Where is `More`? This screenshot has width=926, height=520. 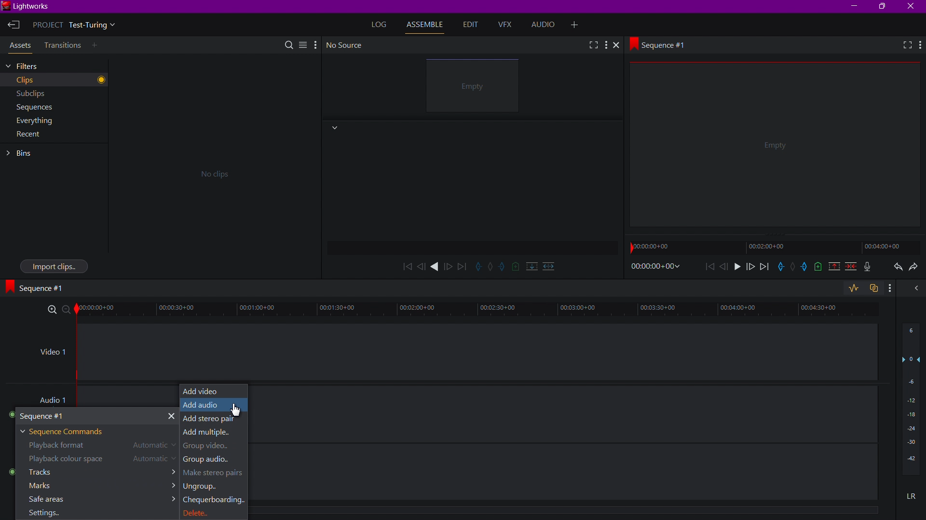
More is located at coordinates (315, 44).